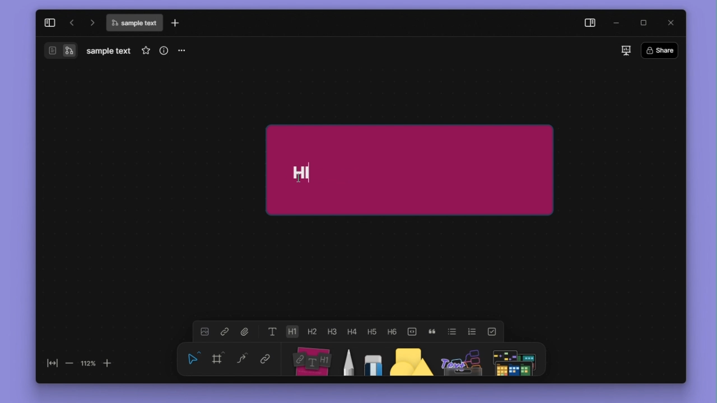 The height and width of the screenshot is (403, 717). I want to click on Heading 2, so click(311, 331).